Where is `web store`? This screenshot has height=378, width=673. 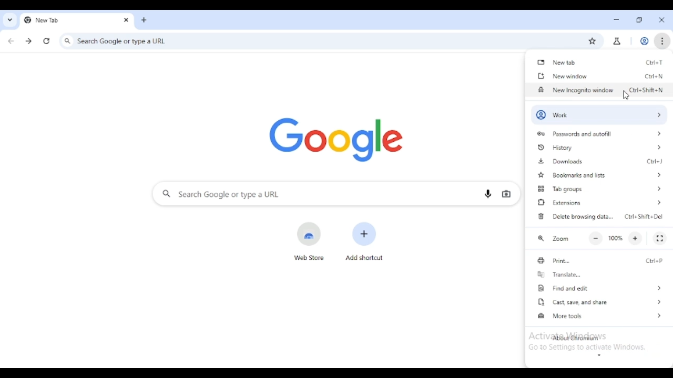
web store is located at coordinates (310, 241).